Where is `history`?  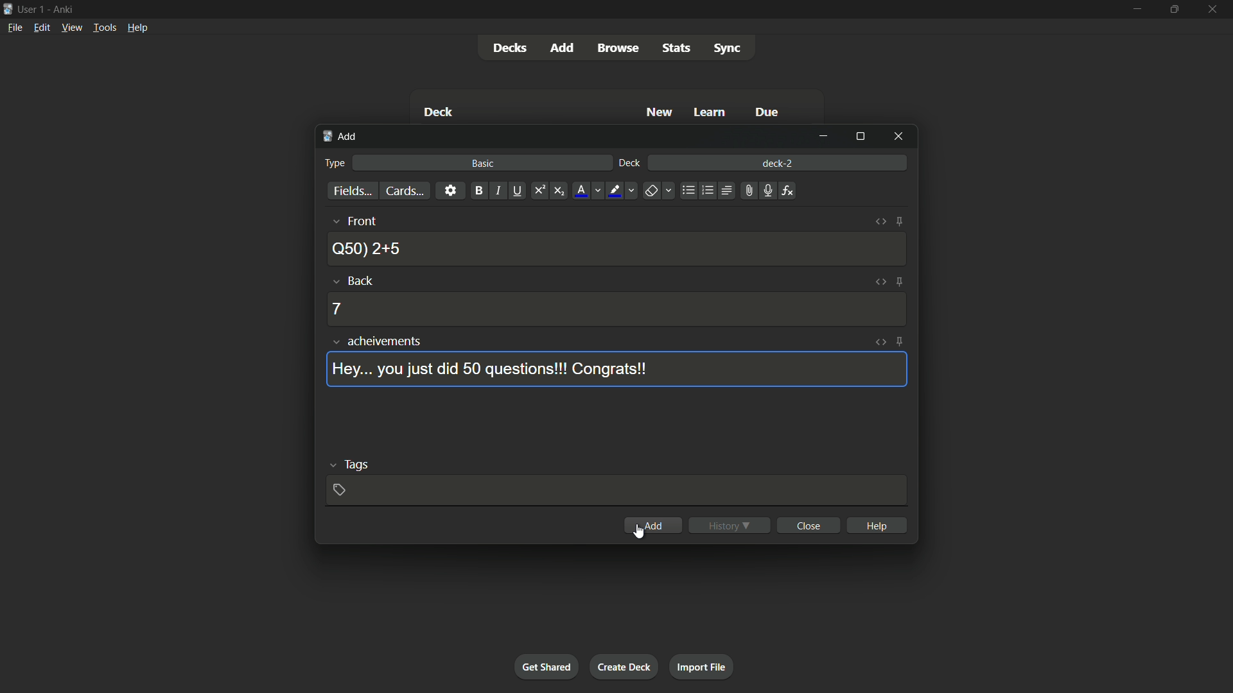
history is located at coordinates (728, 526).